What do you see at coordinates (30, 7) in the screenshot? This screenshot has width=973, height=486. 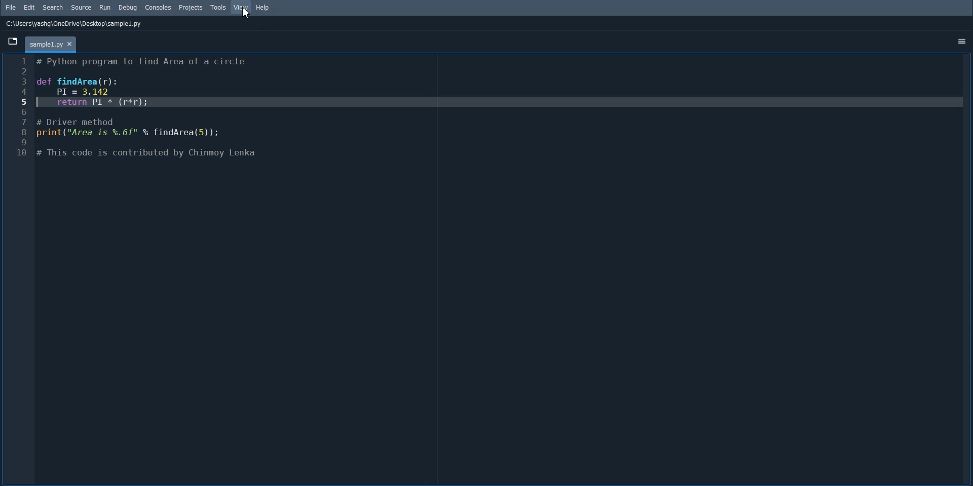 I see `Edit` at bounding box center [30, 7].